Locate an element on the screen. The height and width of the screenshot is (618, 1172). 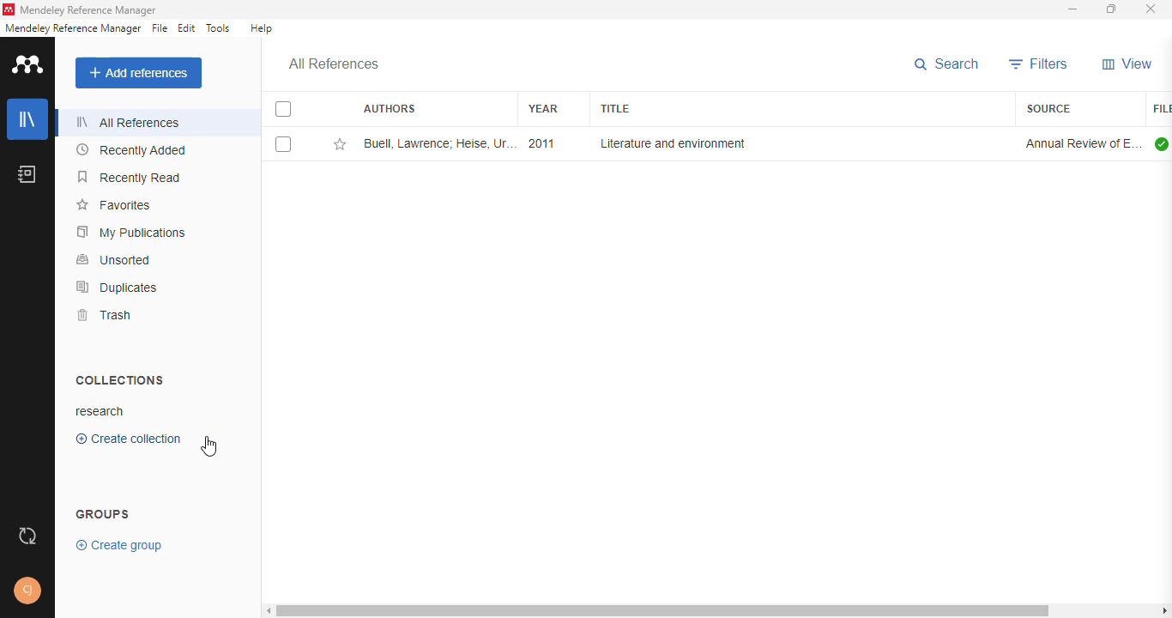
library is located at coordinates (27, 119).